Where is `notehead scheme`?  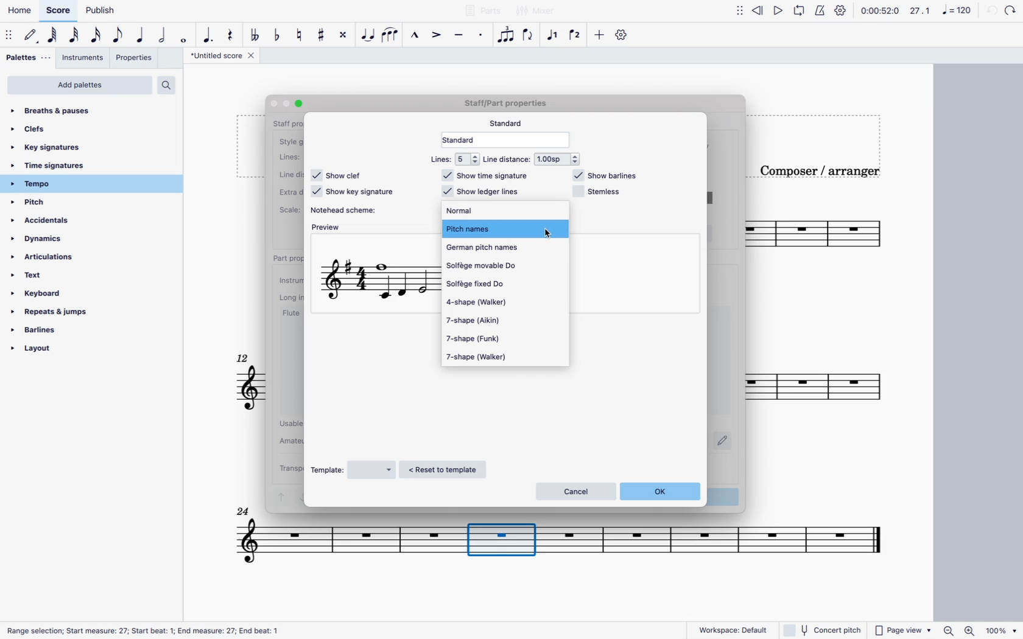 notehead scheme is located at coordinates (350, 210).